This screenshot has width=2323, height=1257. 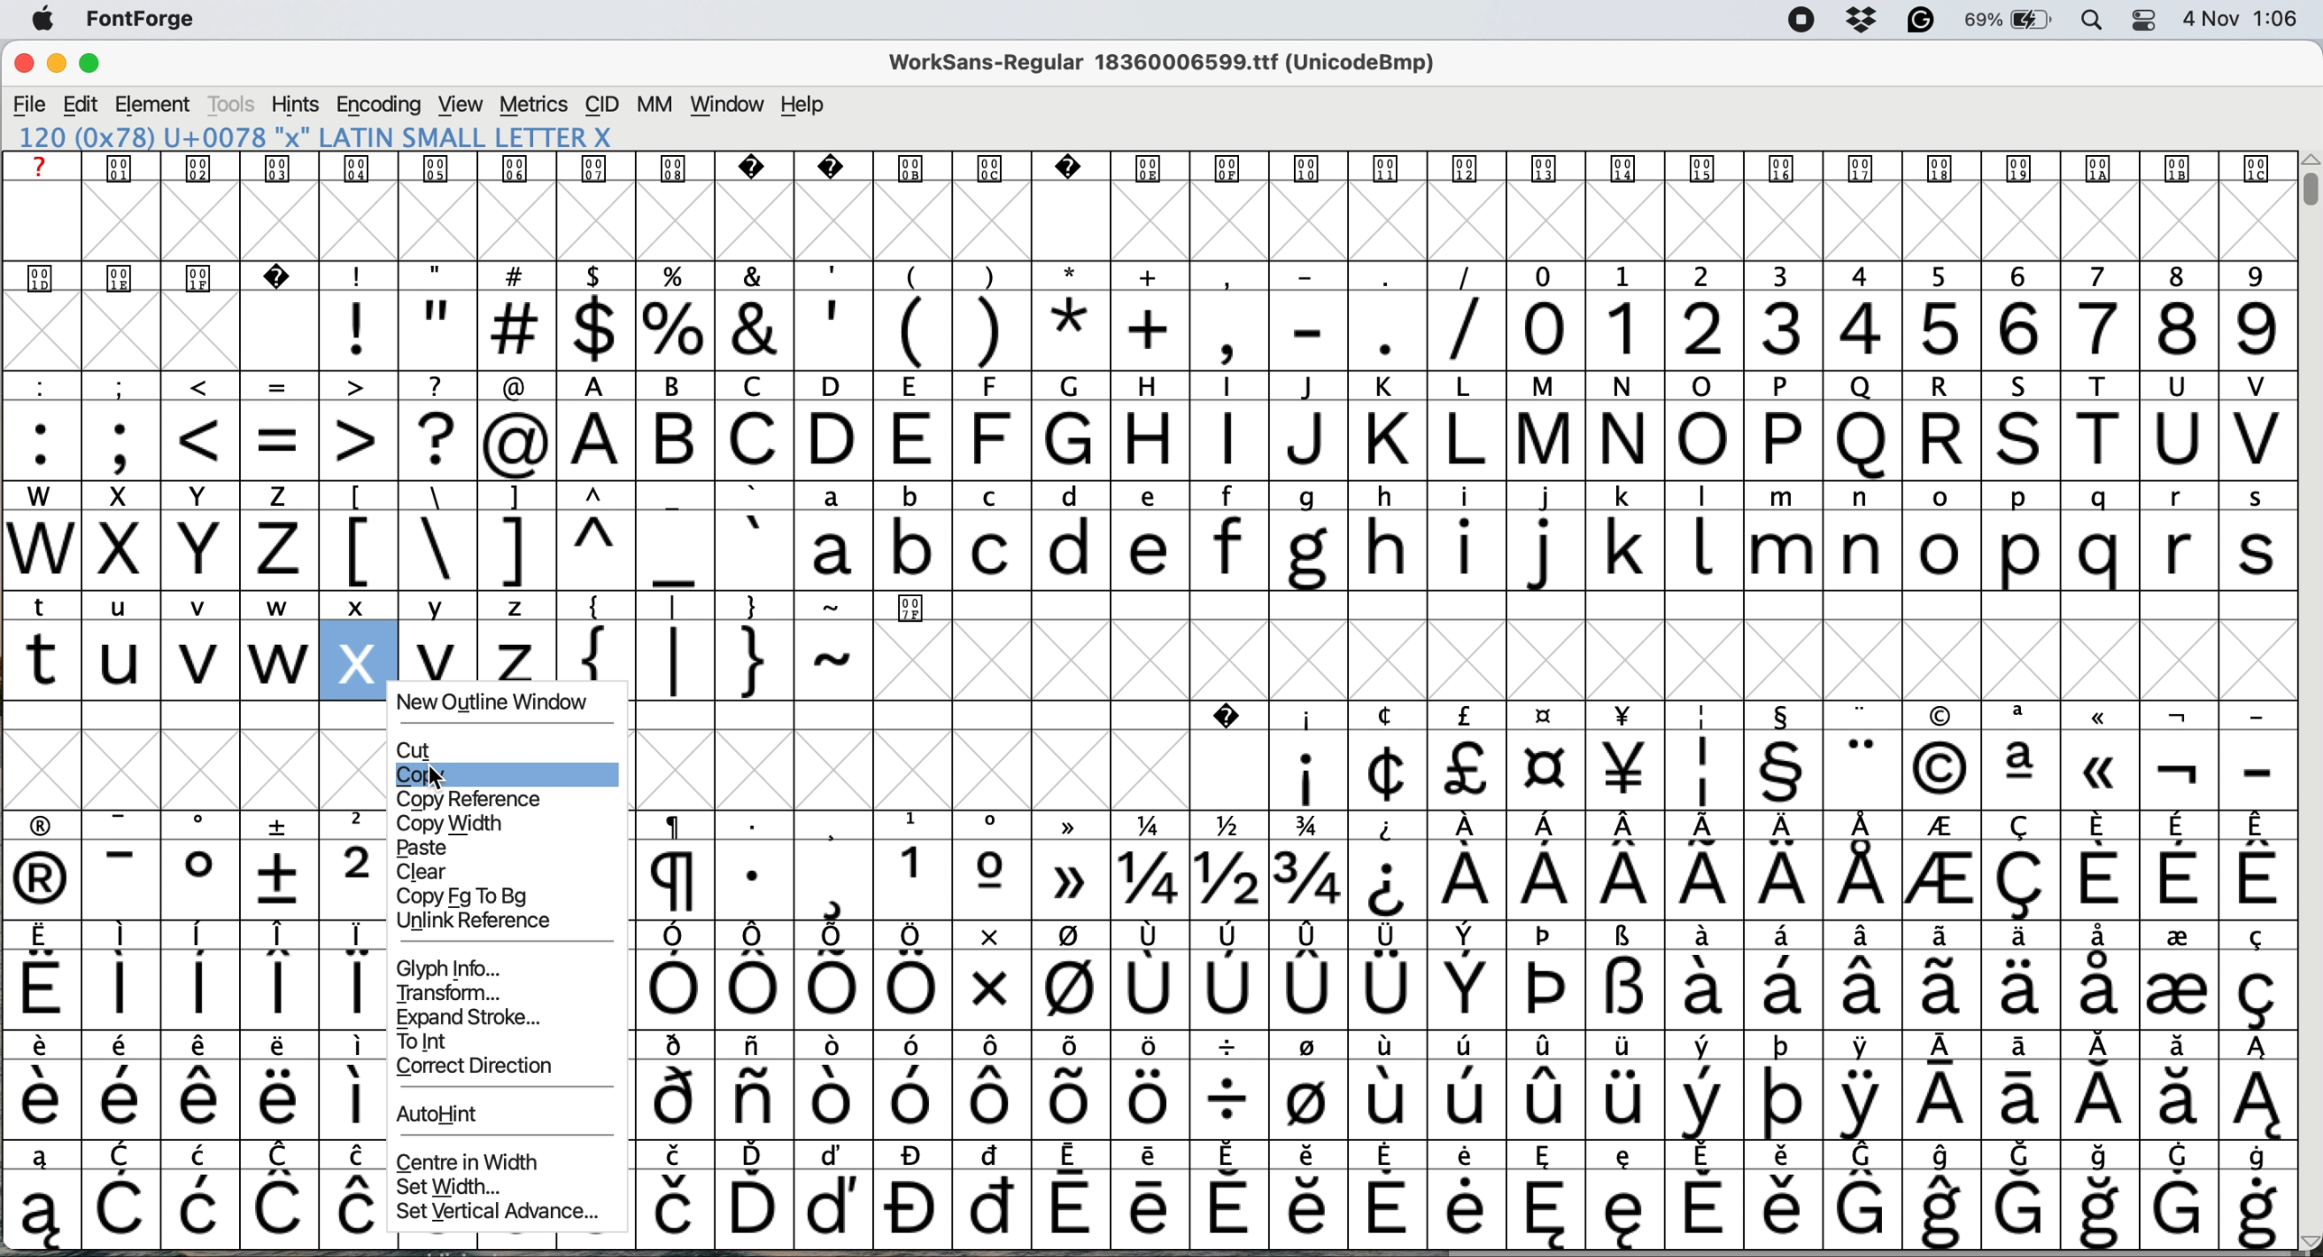 What do you see at coordinates (726, 106) in the screenshot?
I see `window` at bounding box center [726, 106].